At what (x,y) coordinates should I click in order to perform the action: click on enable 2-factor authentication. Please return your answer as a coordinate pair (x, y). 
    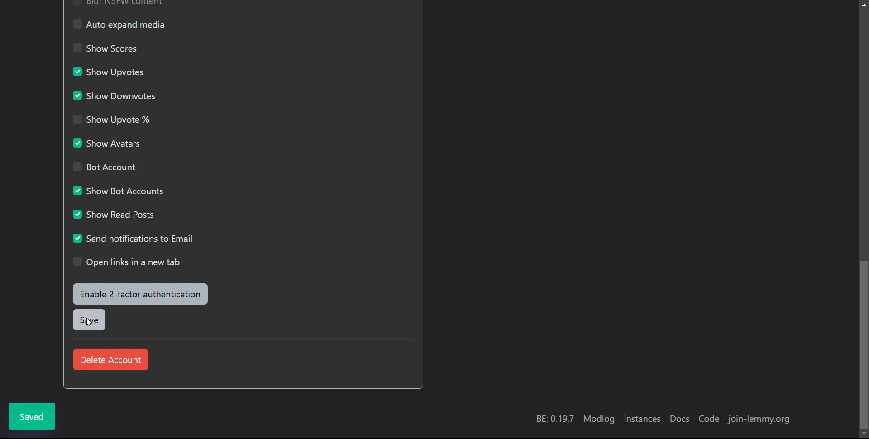
    Looking at the image, I should click on (141, 294).